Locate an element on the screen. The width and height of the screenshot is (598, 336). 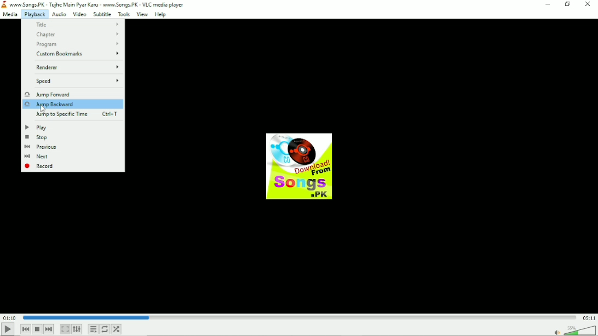
Renderer is located at coordinates (78, 67).